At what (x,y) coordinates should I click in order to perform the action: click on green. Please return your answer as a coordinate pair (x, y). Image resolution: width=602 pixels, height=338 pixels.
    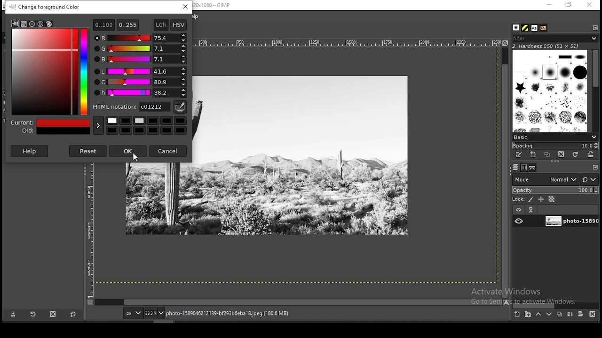
    Looking at the image, I should click on (140, 48).